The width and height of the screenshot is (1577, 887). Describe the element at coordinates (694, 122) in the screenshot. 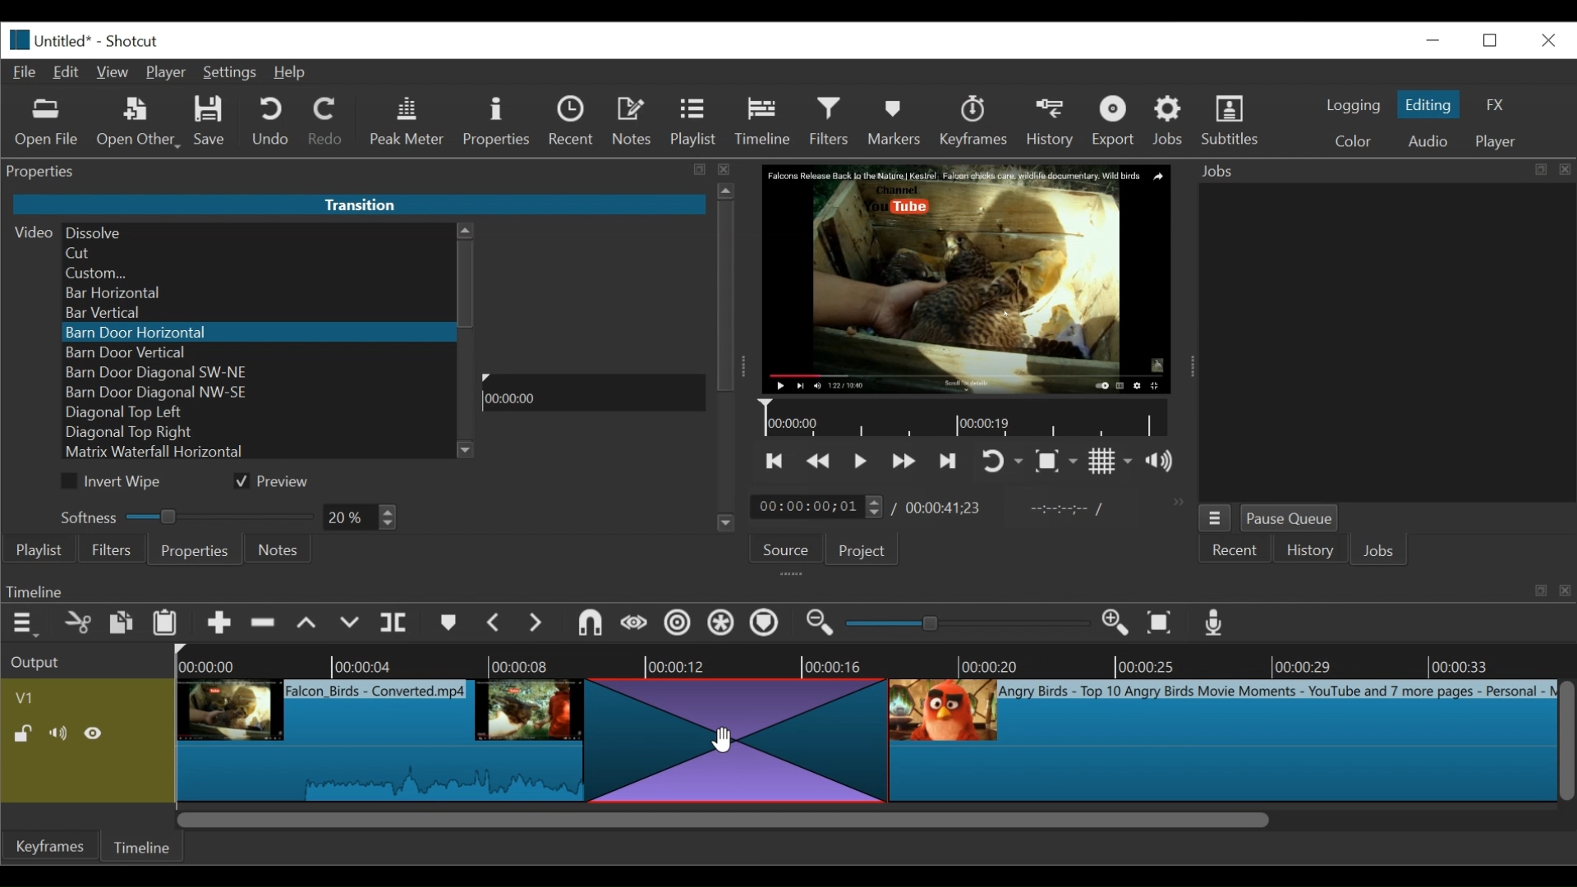

I see `Playlist` at that location.